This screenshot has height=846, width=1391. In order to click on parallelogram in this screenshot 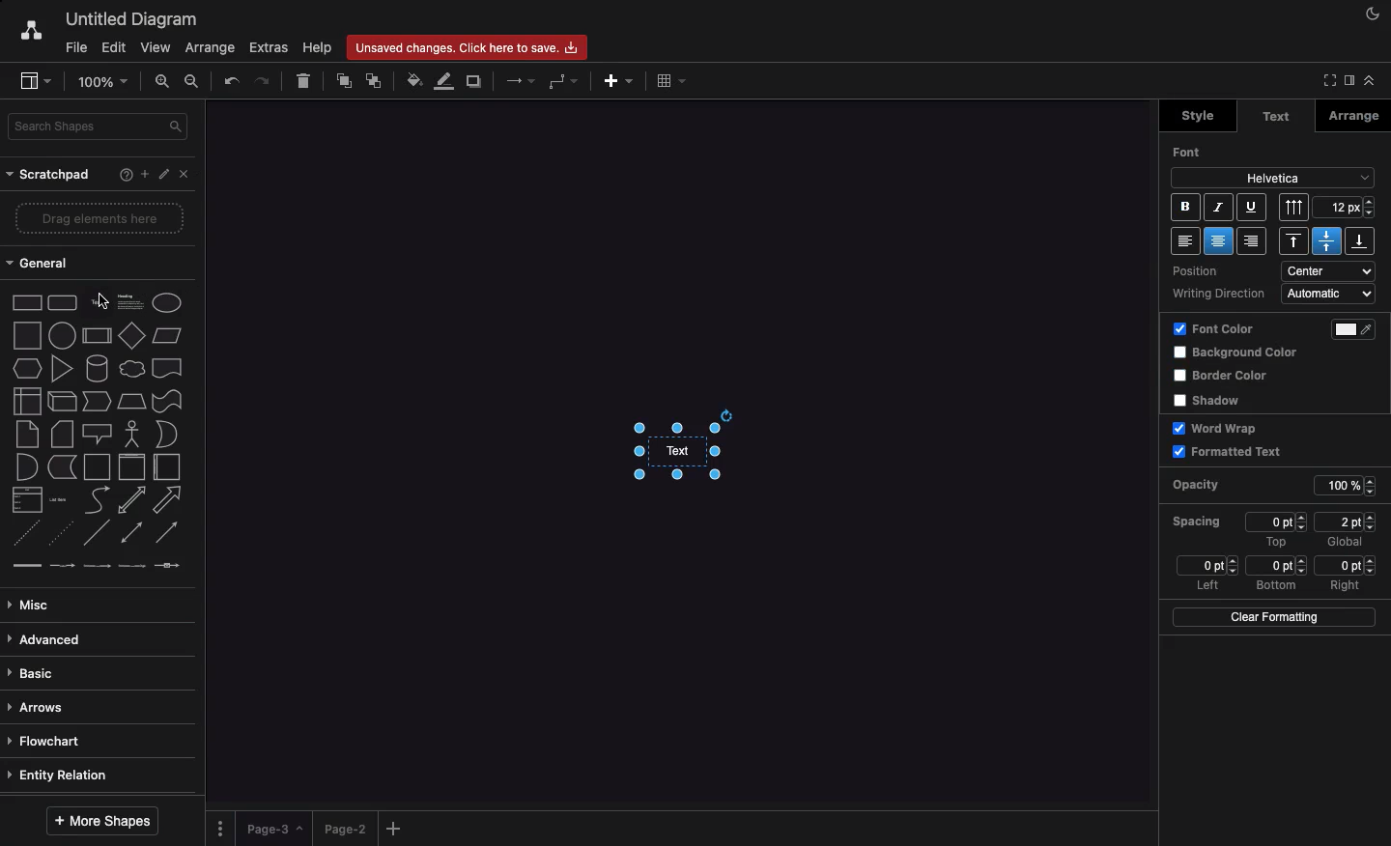, I will do `click(167, 335)`.